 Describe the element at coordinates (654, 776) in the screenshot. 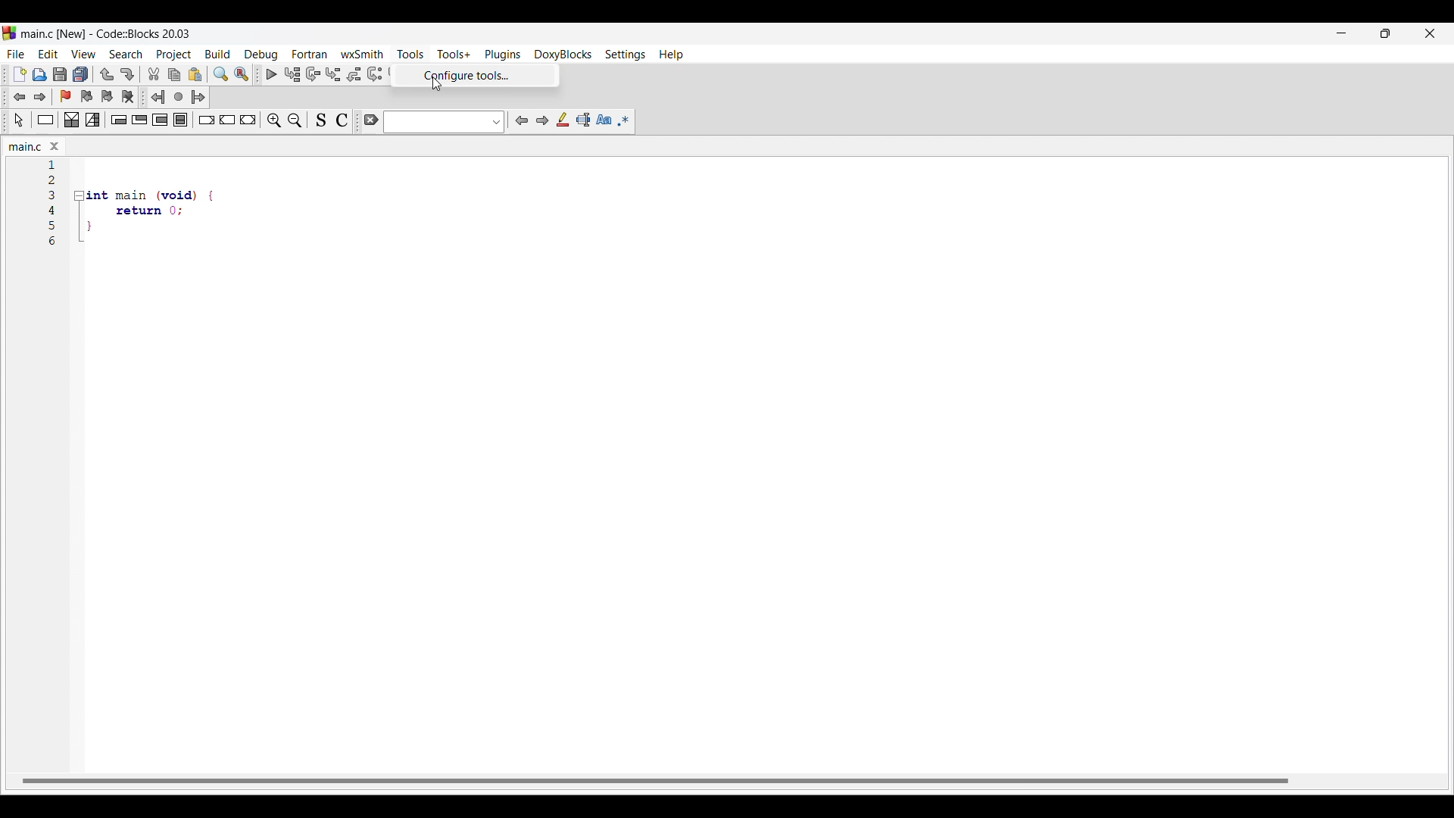

I see `horizontal scroll bar` at that location.